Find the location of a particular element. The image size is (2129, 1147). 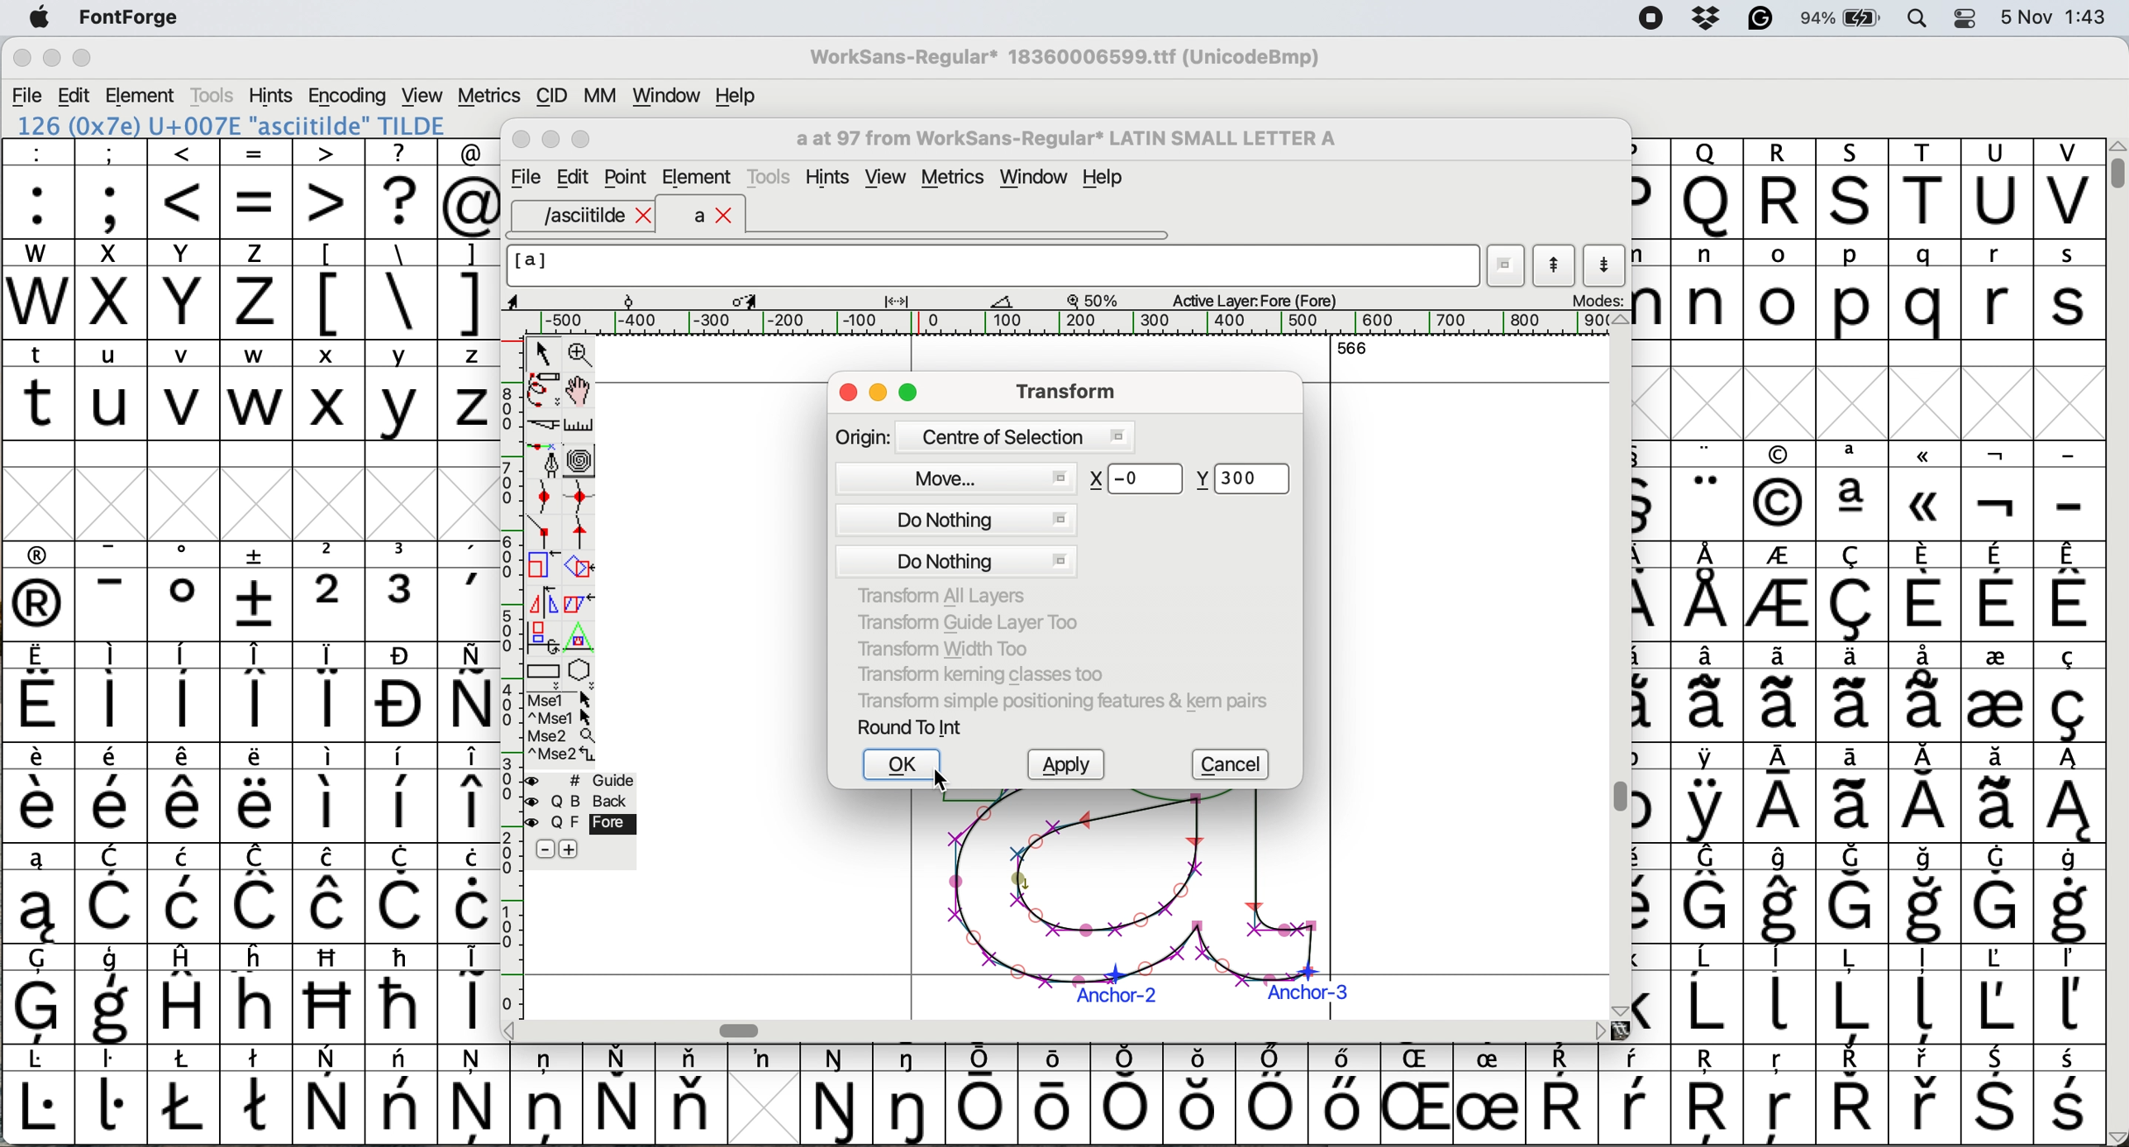

glyph details is located at coordinates (771, 299).